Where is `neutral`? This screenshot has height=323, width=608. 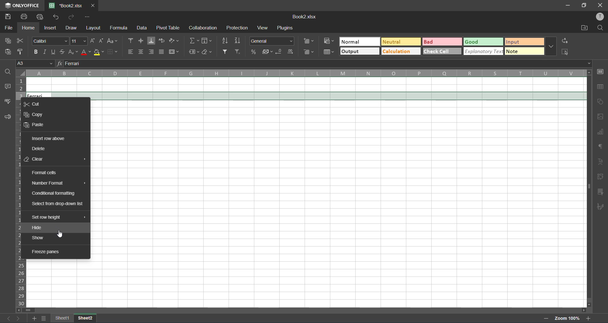 neutral is located at coordinates (402, 42).